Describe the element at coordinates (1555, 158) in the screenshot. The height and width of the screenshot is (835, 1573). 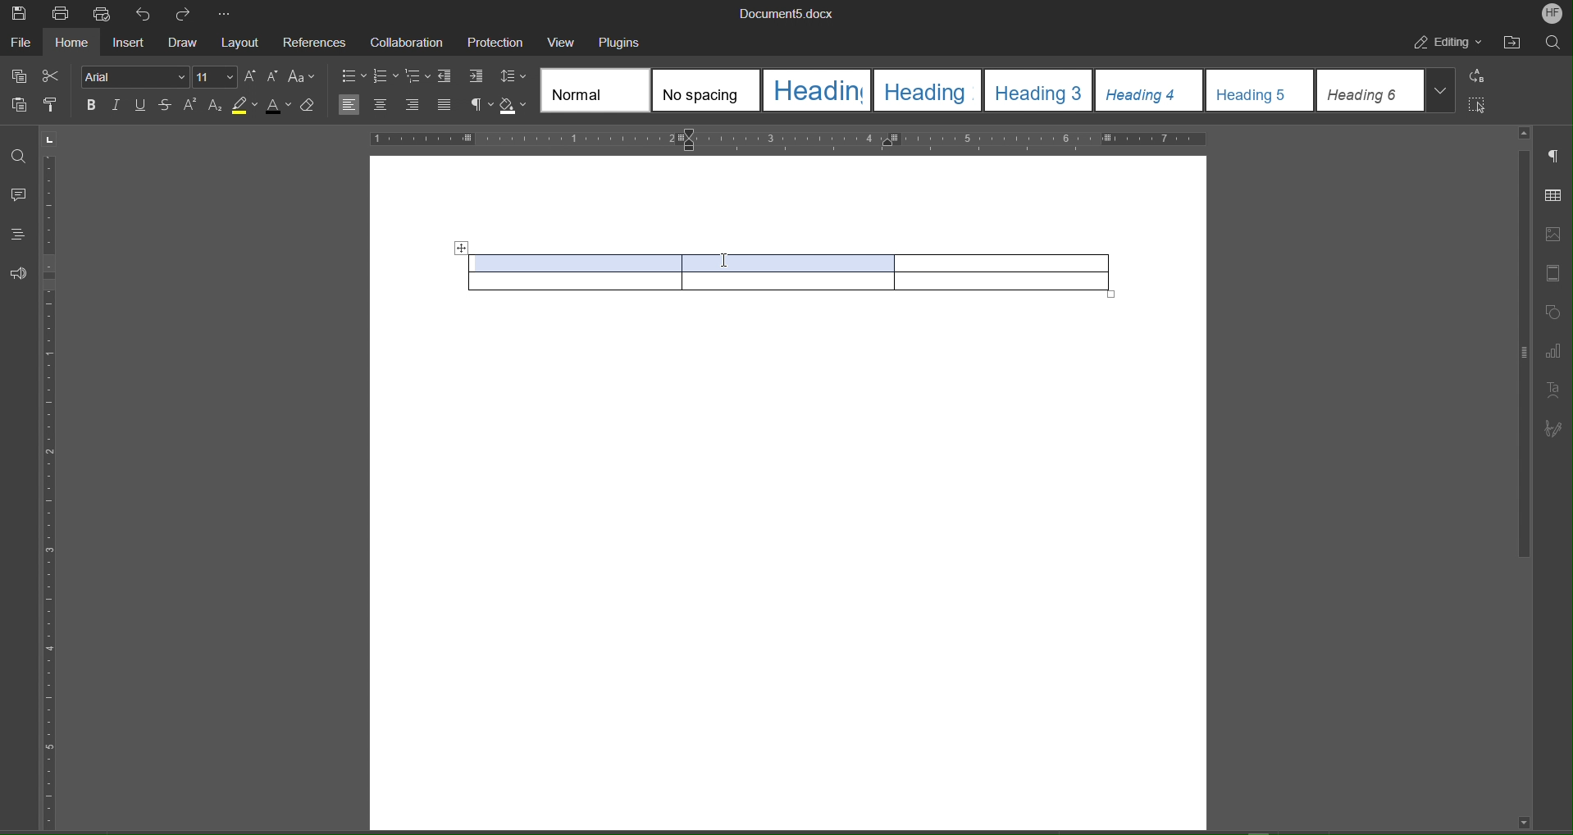
I see `Paragraph Settings` at that location.